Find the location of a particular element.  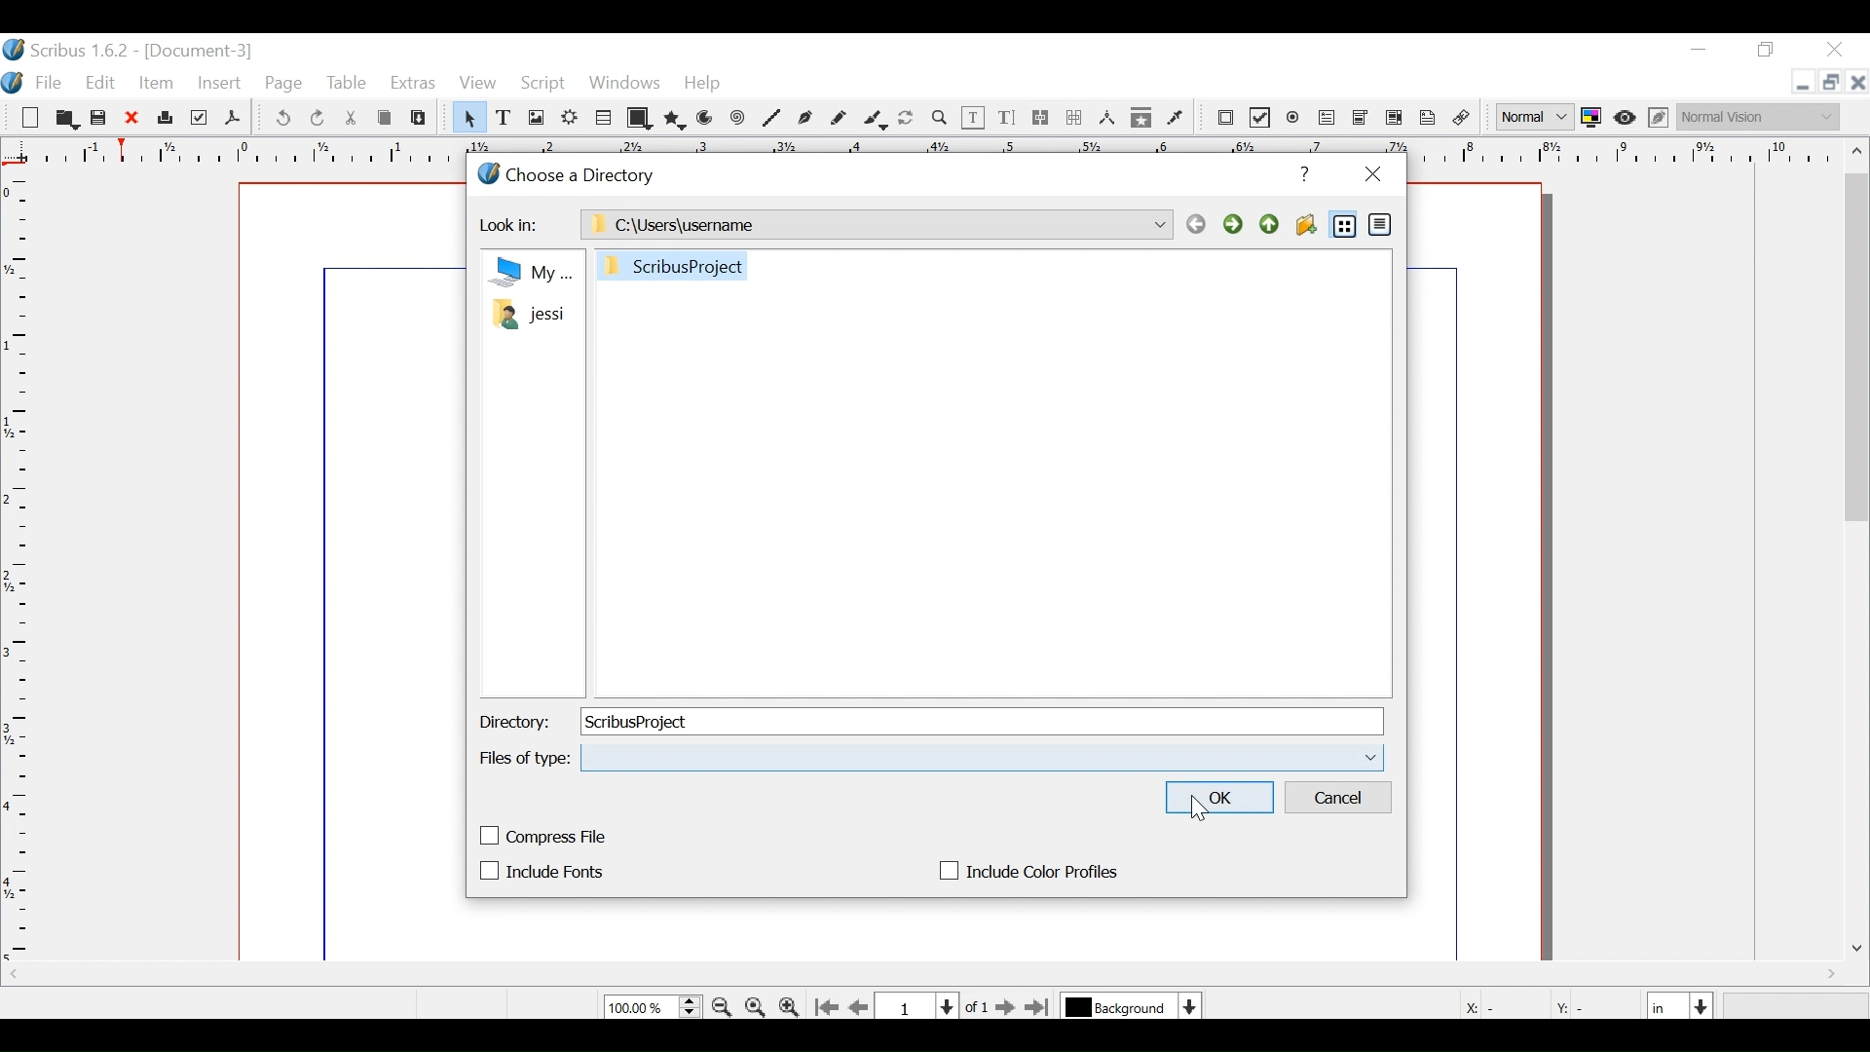

Forward is located at coordinates (1235, 224).